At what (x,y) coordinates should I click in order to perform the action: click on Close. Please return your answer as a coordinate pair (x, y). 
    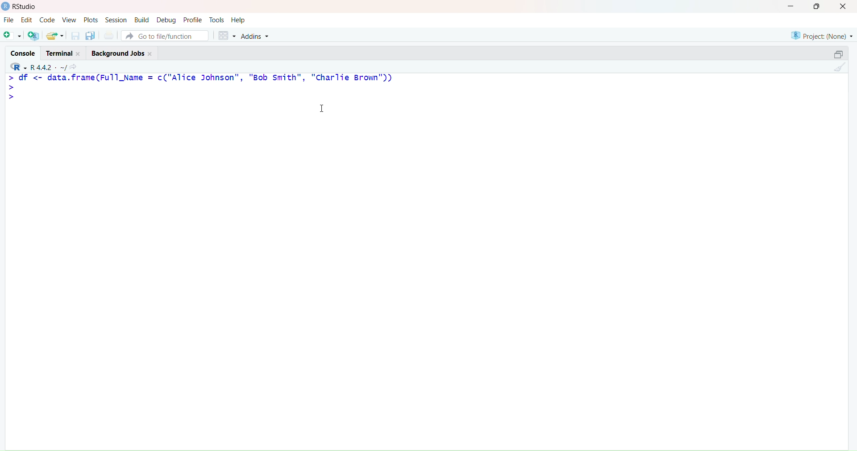
    Looking at the image, I should click on (845, 8).